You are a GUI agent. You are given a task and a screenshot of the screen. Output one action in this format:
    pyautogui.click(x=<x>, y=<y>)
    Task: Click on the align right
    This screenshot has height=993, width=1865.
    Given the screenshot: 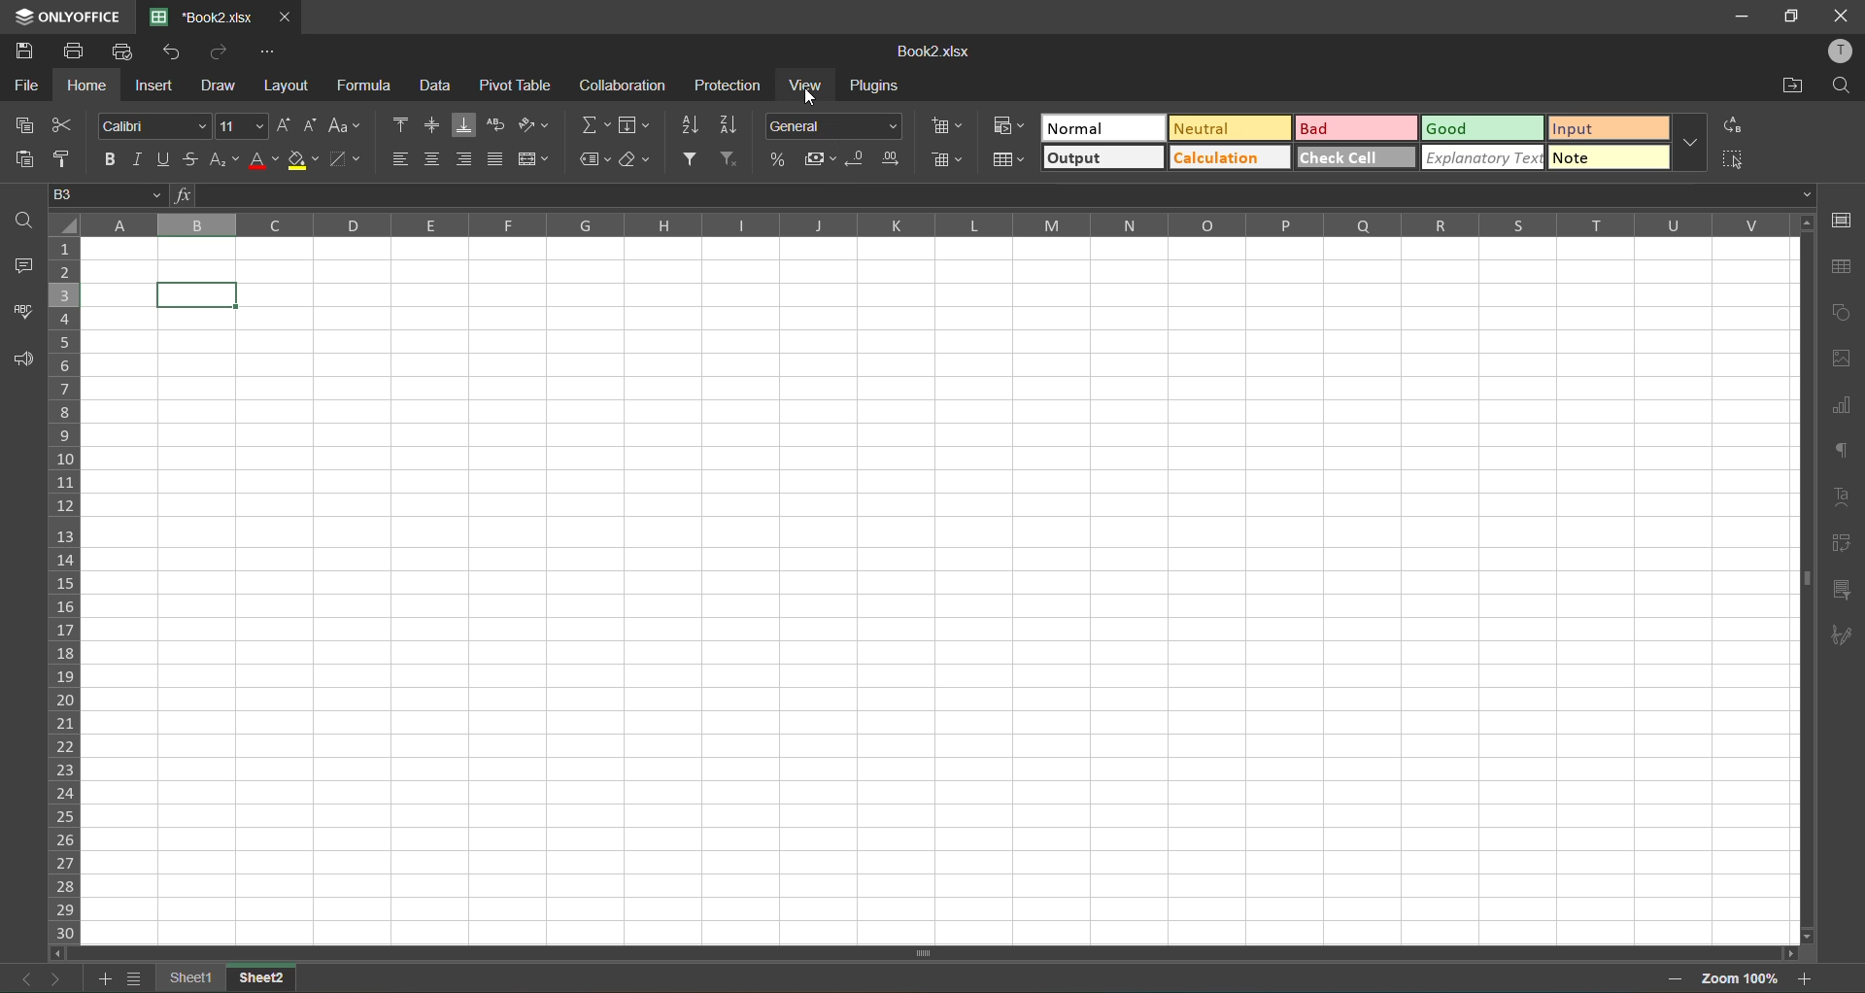 What is the action you would take?
    pyautogui.click(x=469, y=161)
    